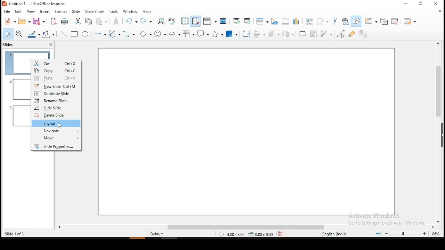 The height and width of the screenshot is (250, 445). Describe the element at coordinates (38, 22) in the screenshot. I see `save` at that location.